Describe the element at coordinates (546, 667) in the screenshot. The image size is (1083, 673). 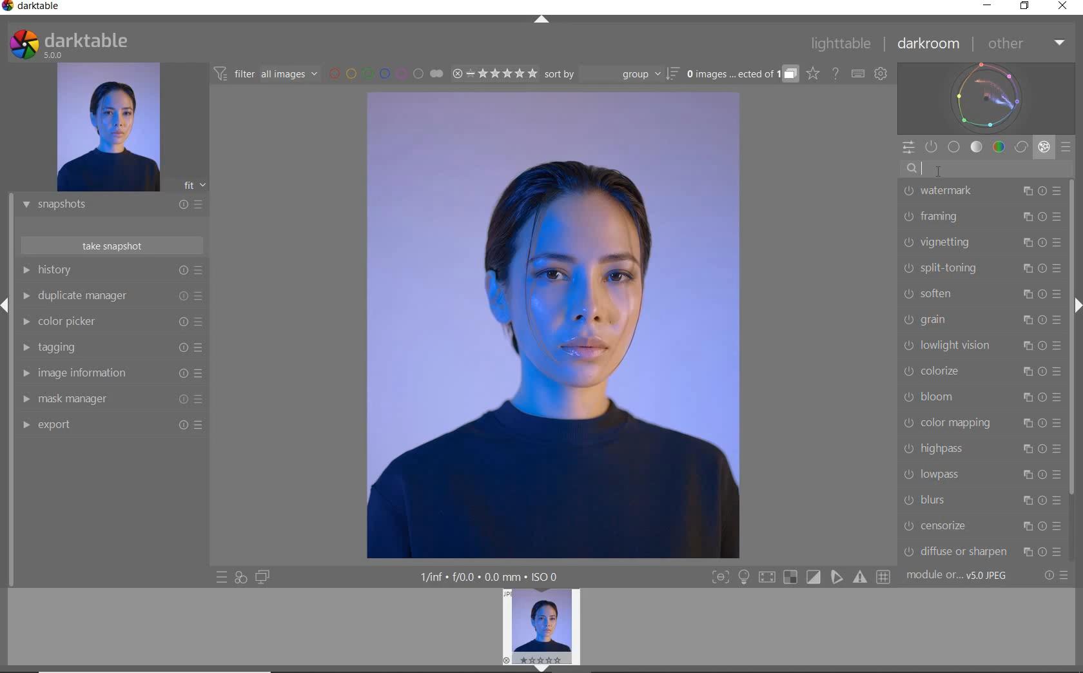
I see `EXPAND/COLLAPSE` at that location.